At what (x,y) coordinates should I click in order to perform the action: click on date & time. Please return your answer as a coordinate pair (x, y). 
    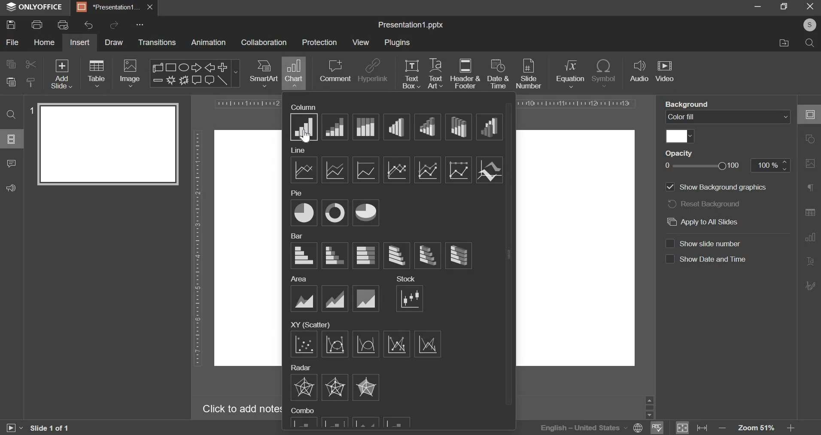
    Looking at the image, I should click on (497, 74).